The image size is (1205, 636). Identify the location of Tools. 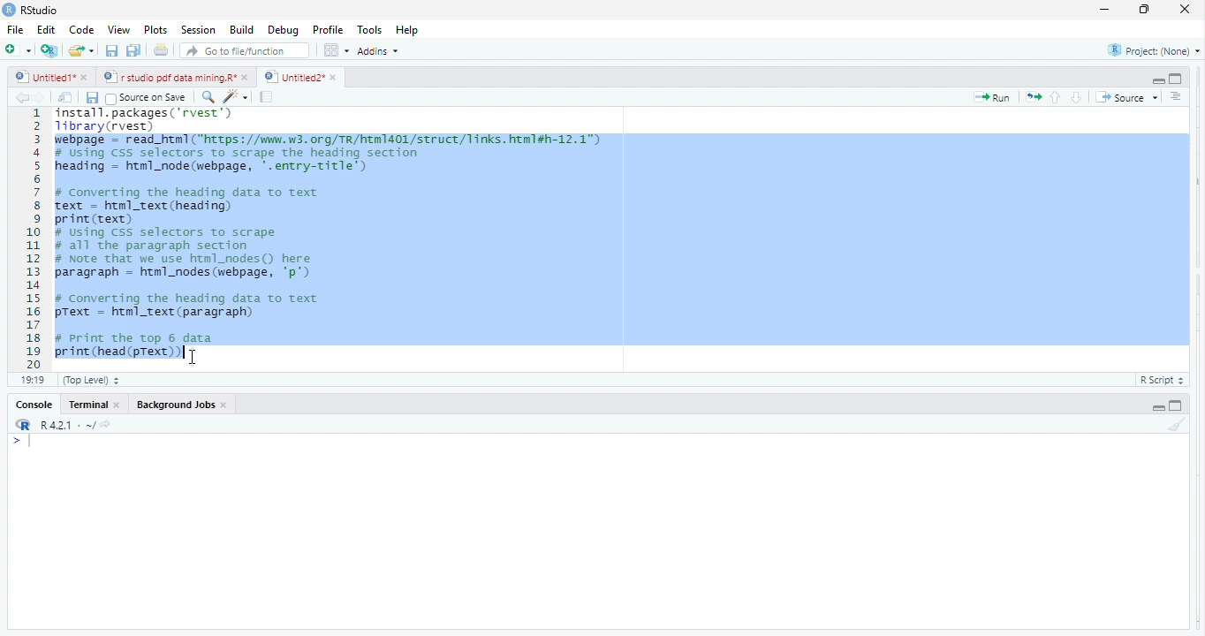
(371, 29).